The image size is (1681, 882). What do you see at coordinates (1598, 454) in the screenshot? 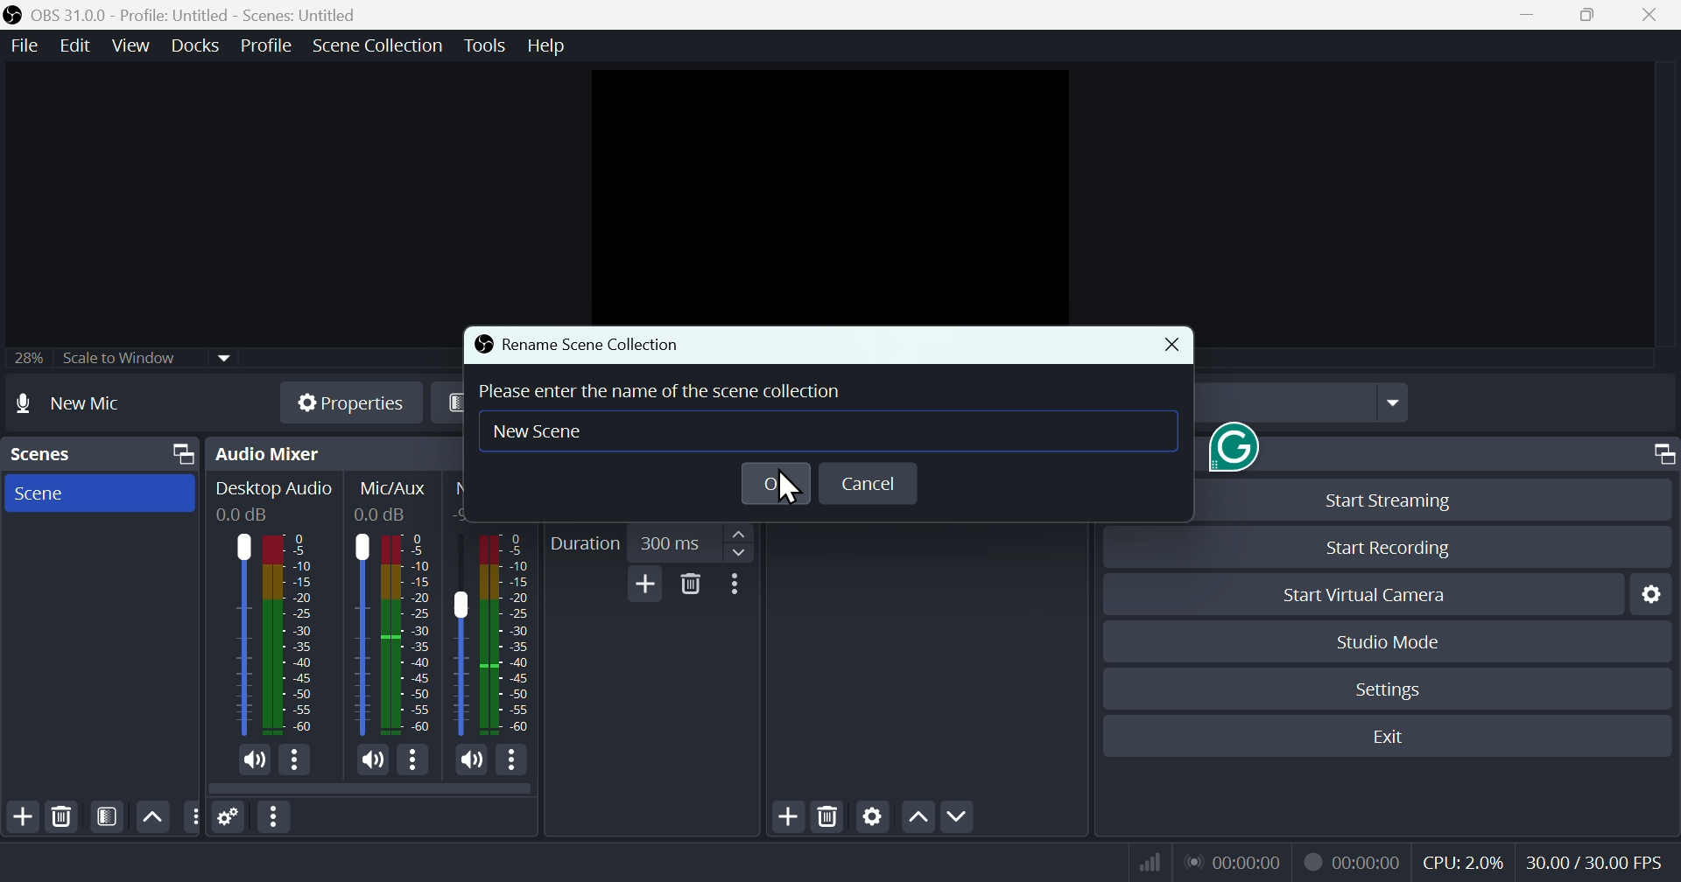
I see `controls` at bounding box center [1598, 454].